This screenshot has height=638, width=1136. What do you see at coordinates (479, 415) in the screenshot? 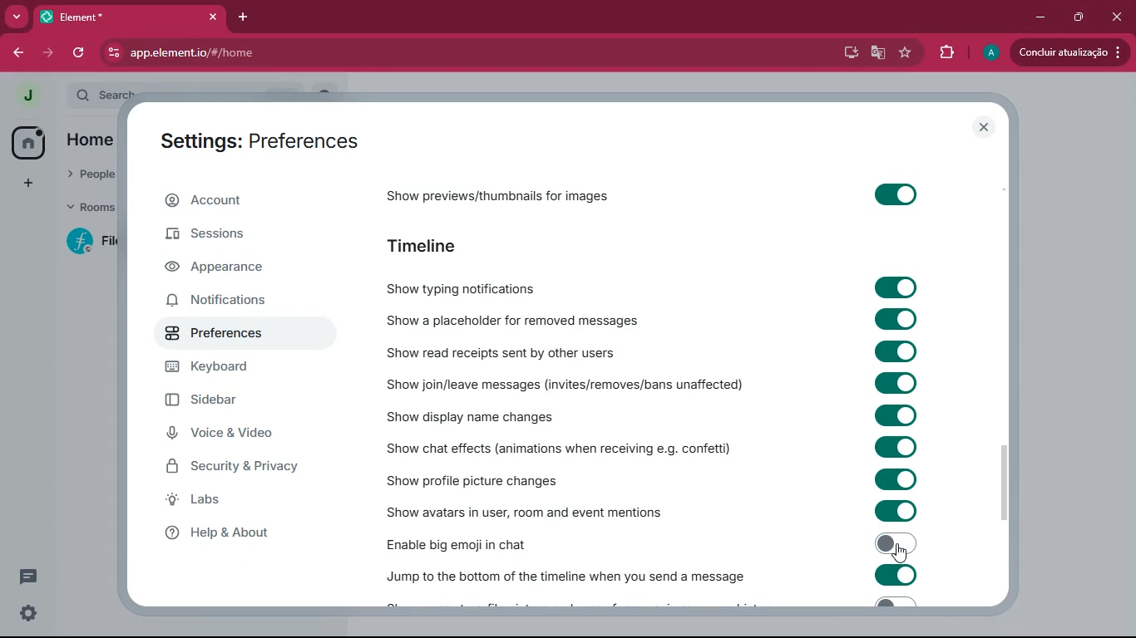
I see `show display name changes` at bounding box center [479, 415].